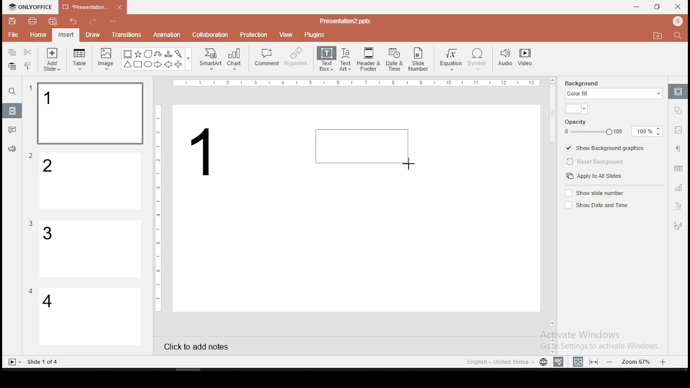  I want to click on Trianlge, so click(127, 65).